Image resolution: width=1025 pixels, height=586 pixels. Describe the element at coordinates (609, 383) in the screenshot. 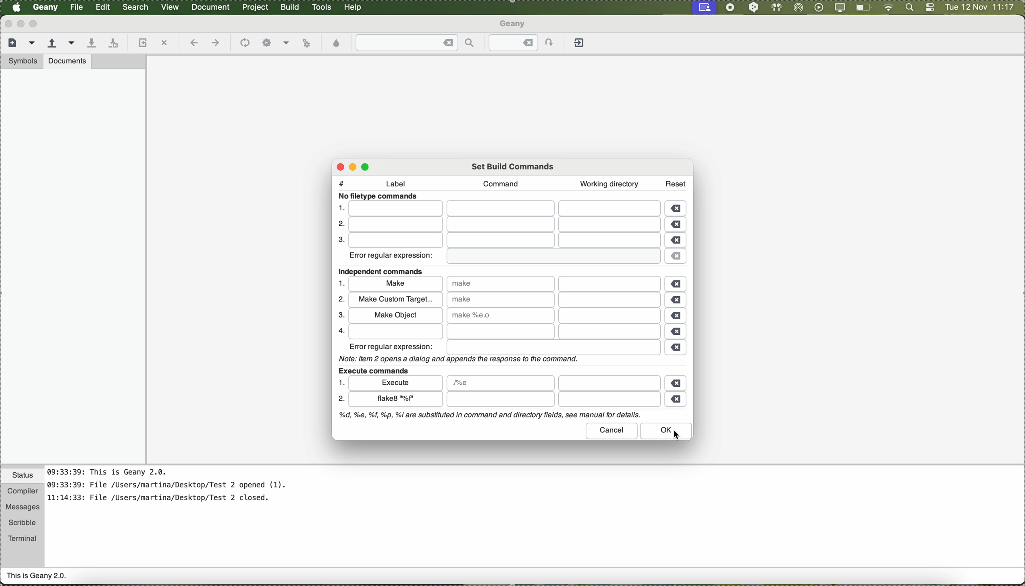

I see `file` at that location.